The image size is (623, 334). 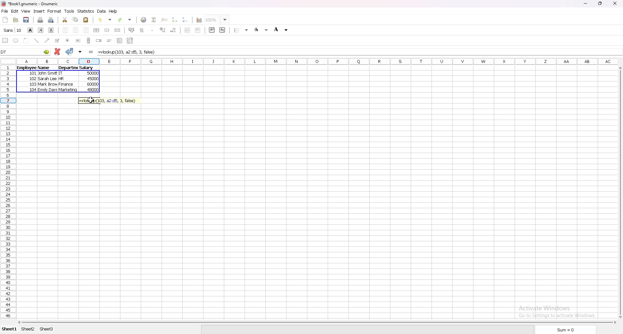 I want to click on 103, so click(x=34, y=84).